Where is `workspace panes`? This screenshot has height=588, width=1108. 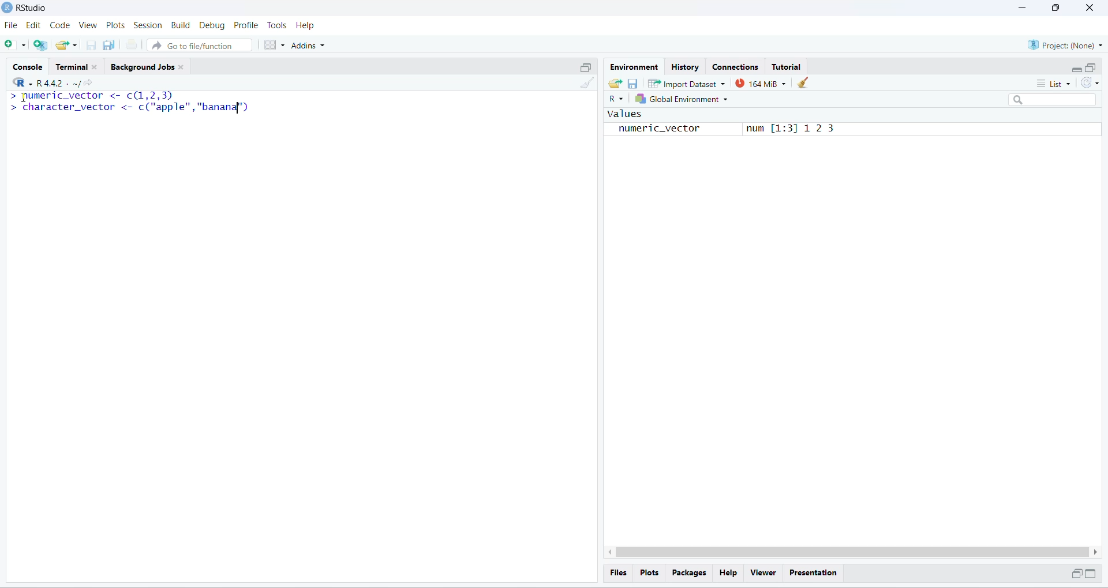
workspace panes is located at coordinates (274, 45).